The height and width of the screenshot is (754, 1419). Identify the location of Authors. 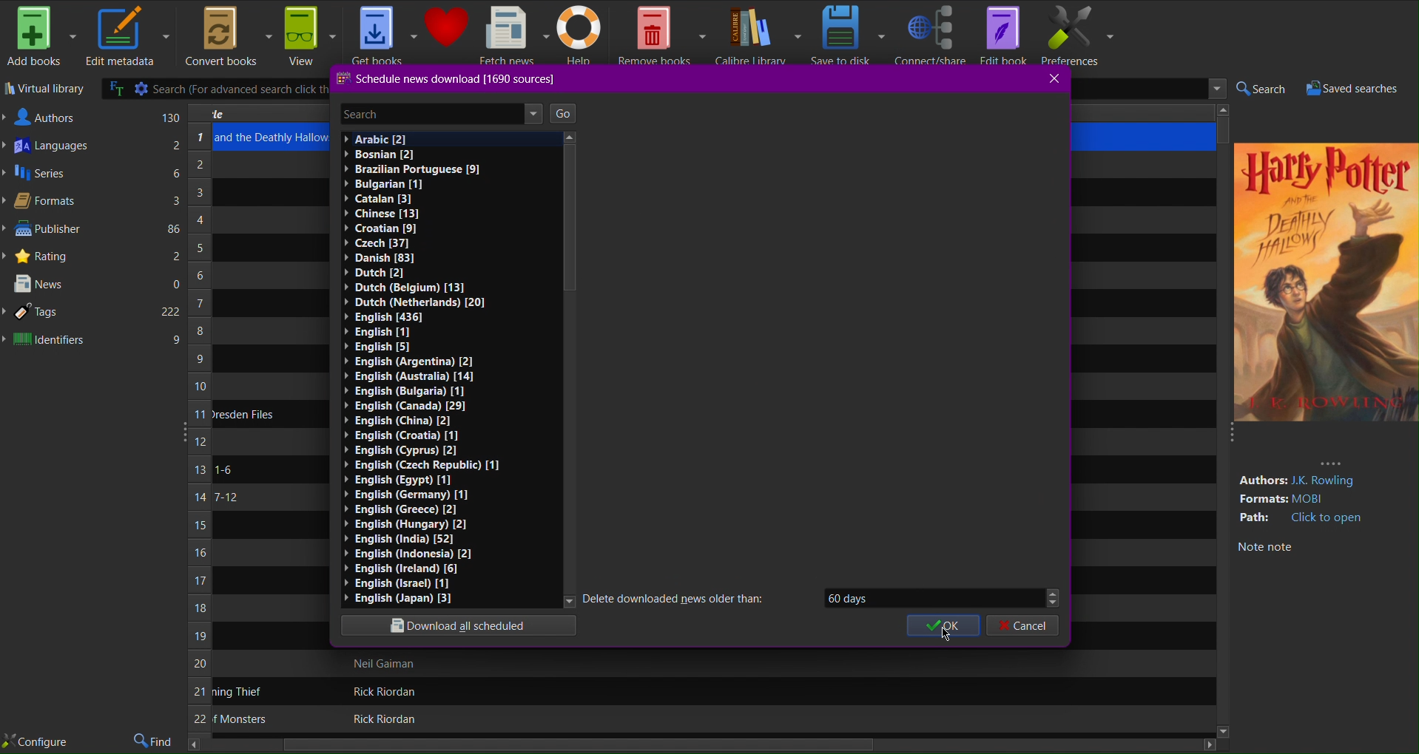
(93, 116).